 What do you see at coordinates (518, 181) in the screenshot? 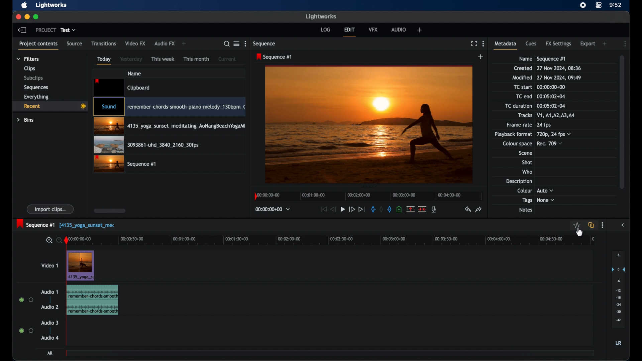
I see `description` at bounding box center [518, 181].